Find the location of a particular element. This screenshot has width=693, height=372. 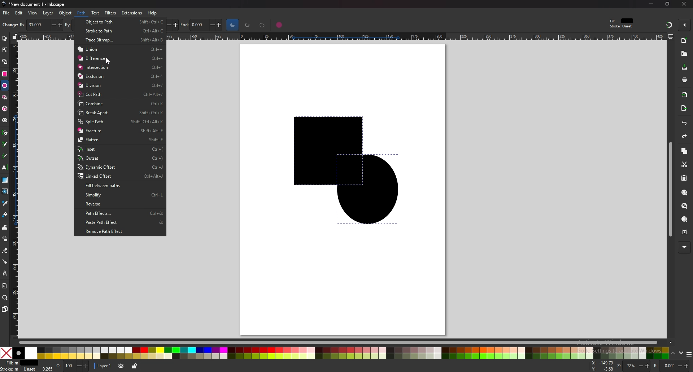

shape builder is located at coordinates (4, 62).